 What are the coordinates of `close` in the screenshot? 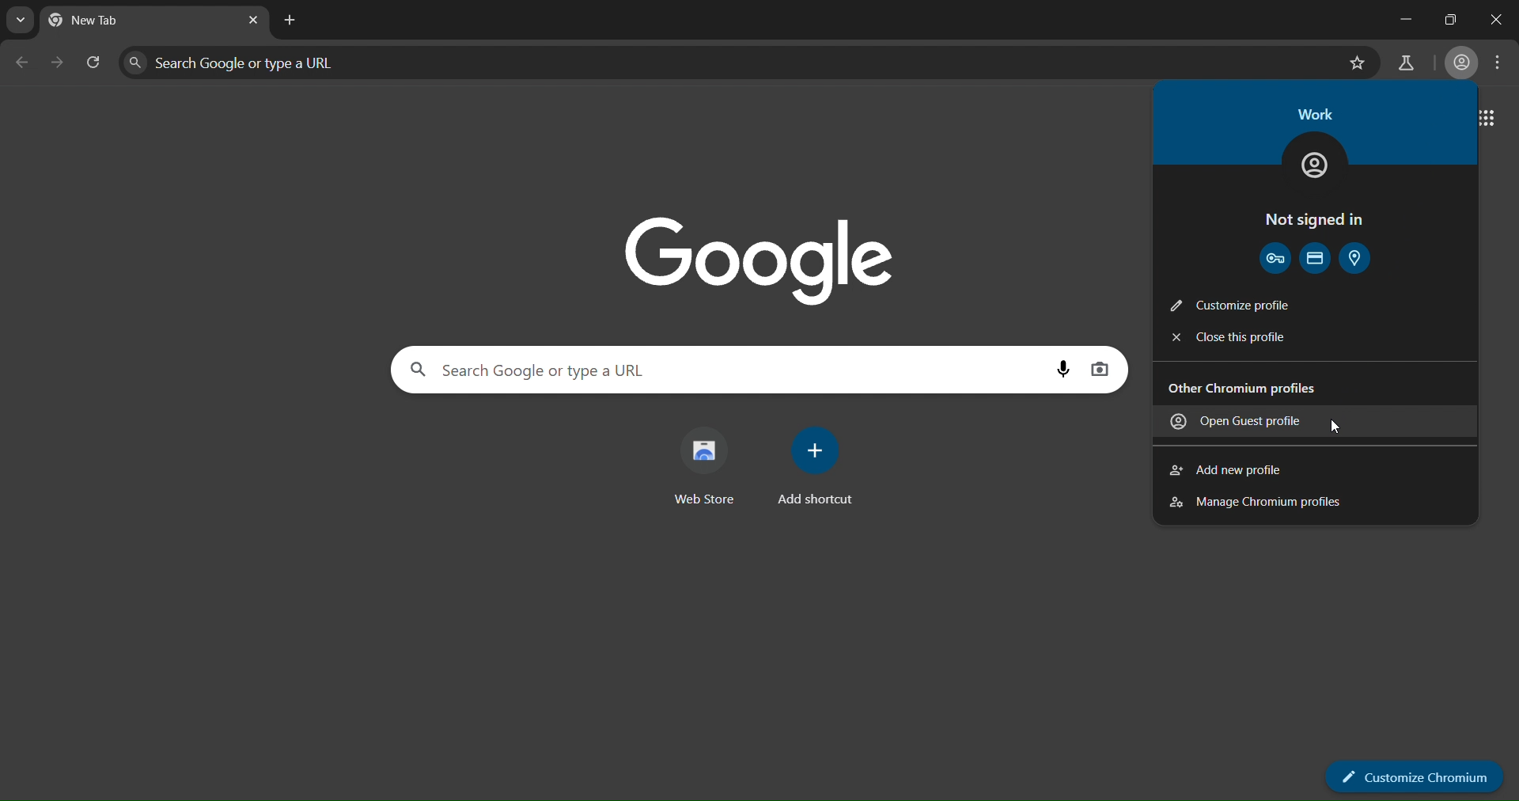 It's located at (1501, 20).